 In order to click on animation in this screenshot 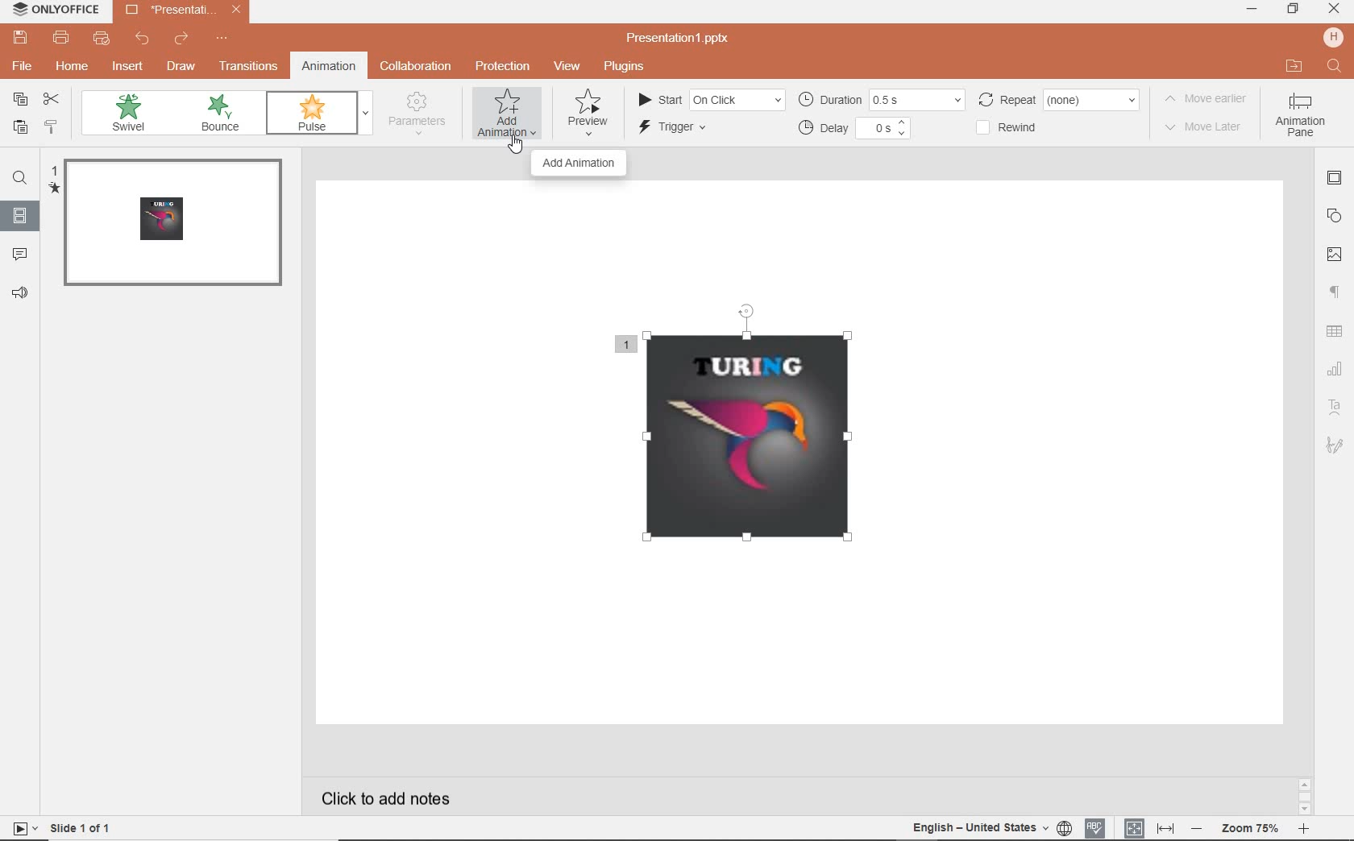, I will do `click(327, 68)`.